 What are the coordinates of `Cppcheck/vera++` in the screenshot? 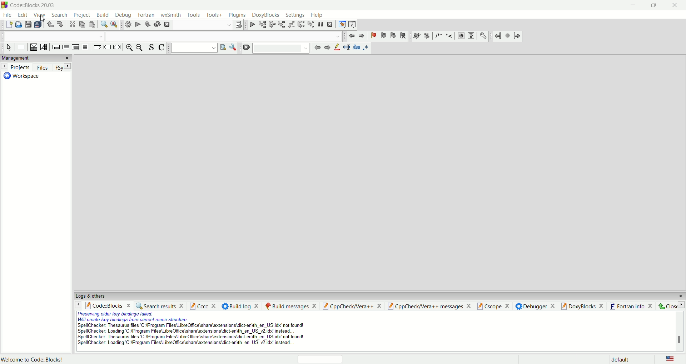 It's located at (351, 306).